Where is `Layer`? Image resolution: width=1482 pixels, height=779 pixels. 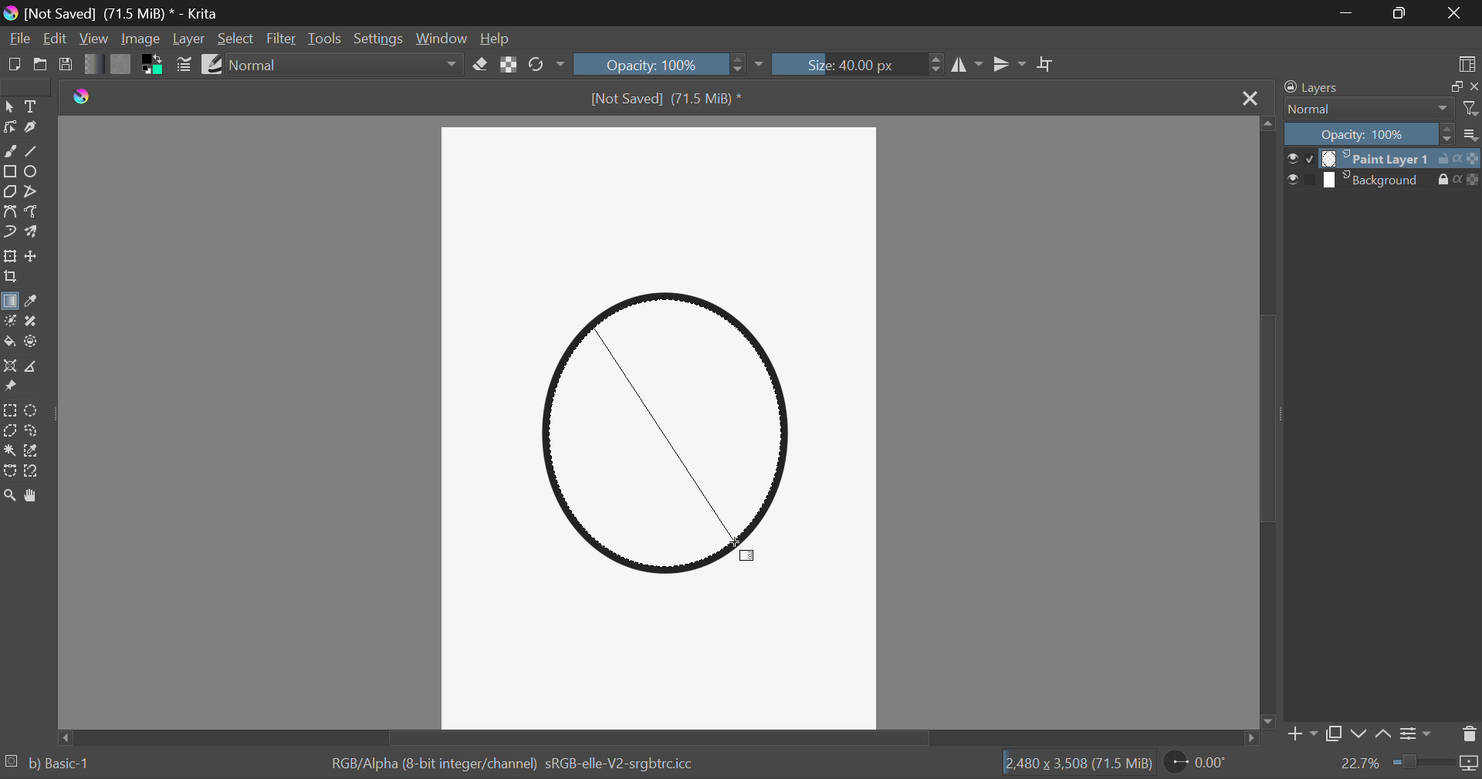
Layer is located at coordinates (189, 39).